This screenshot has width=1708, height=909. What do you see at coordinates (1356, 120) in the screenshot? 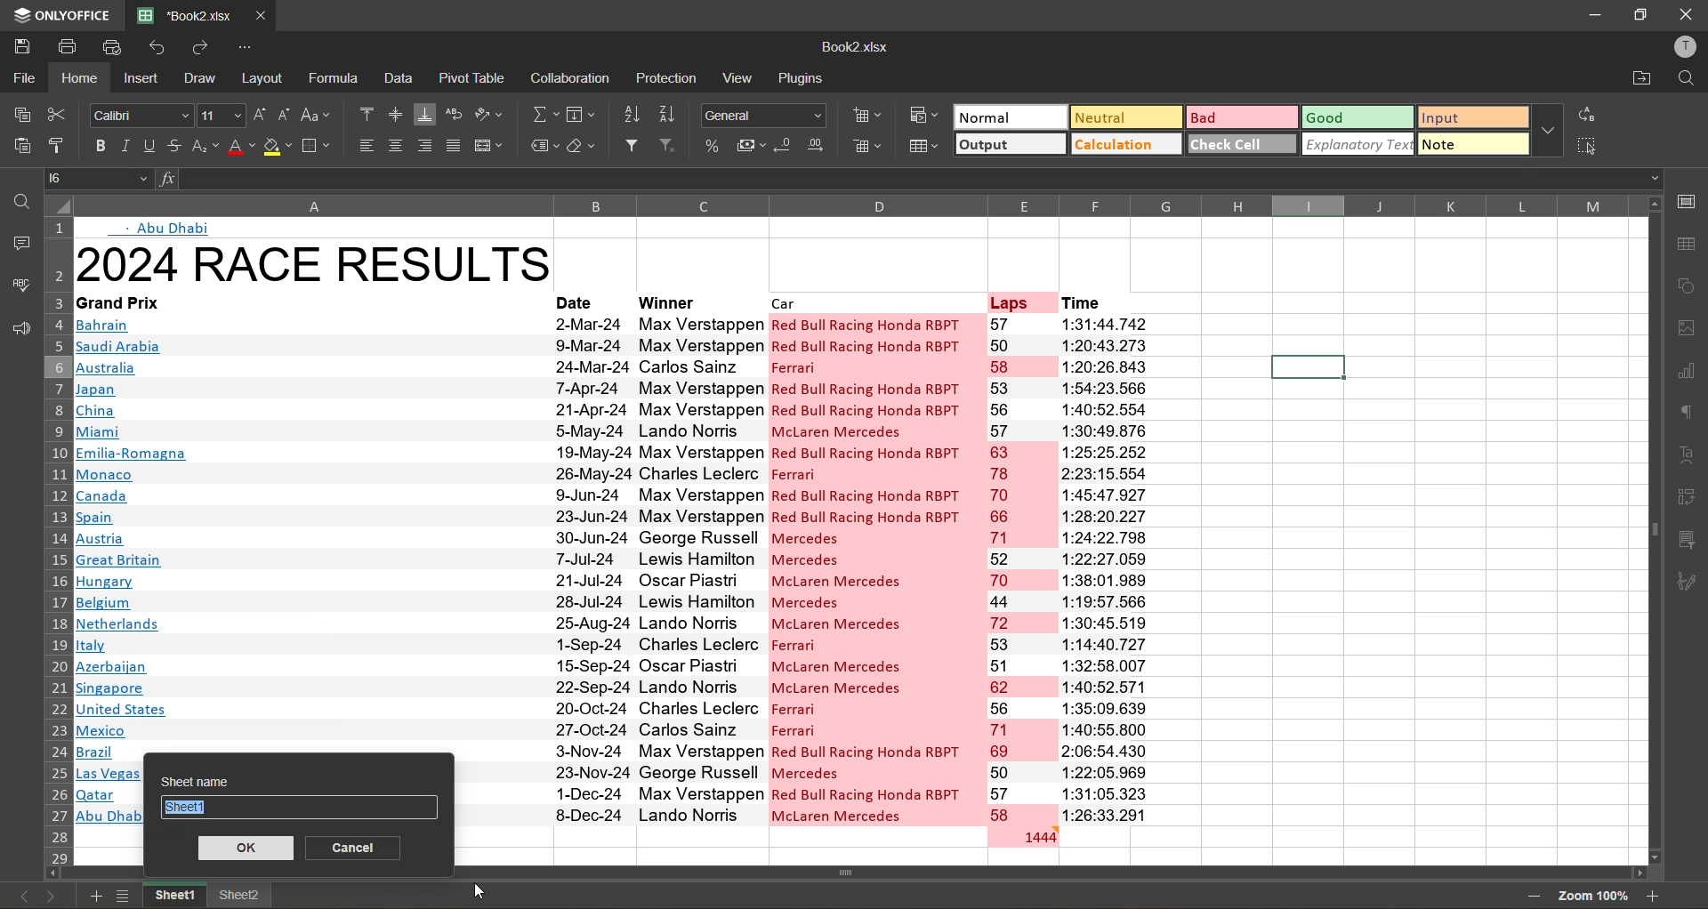
I see `good` at bounding box center [1356, 120].